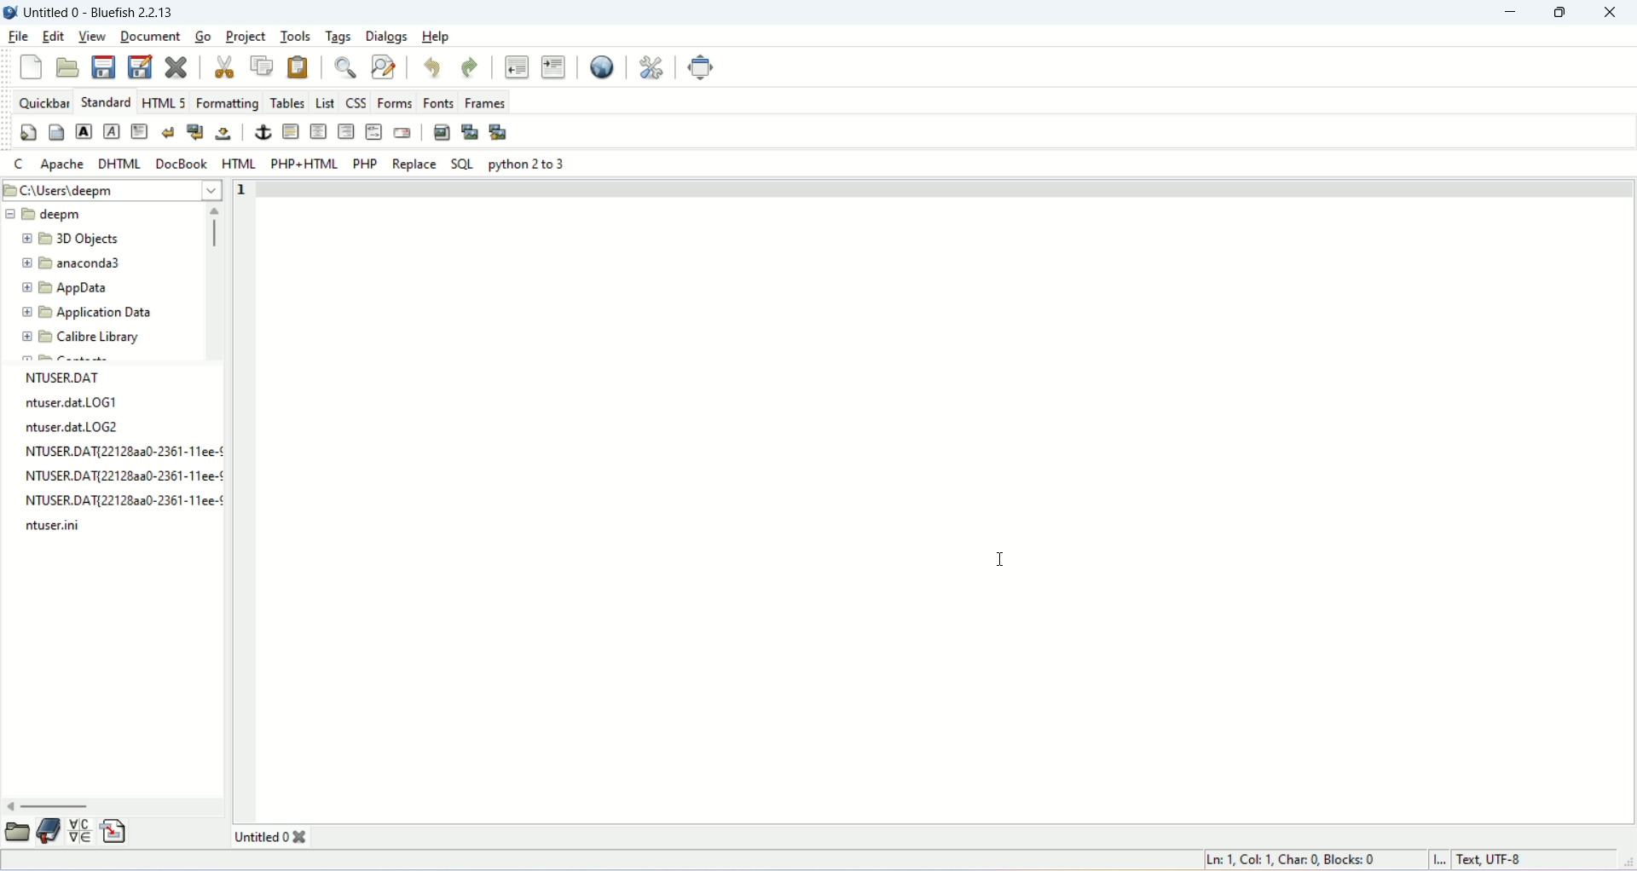 The width and height of the screenshot is (1637, 871). Describe the element at coordinates (20, 37) in the screenshot. I see `file` at that location.